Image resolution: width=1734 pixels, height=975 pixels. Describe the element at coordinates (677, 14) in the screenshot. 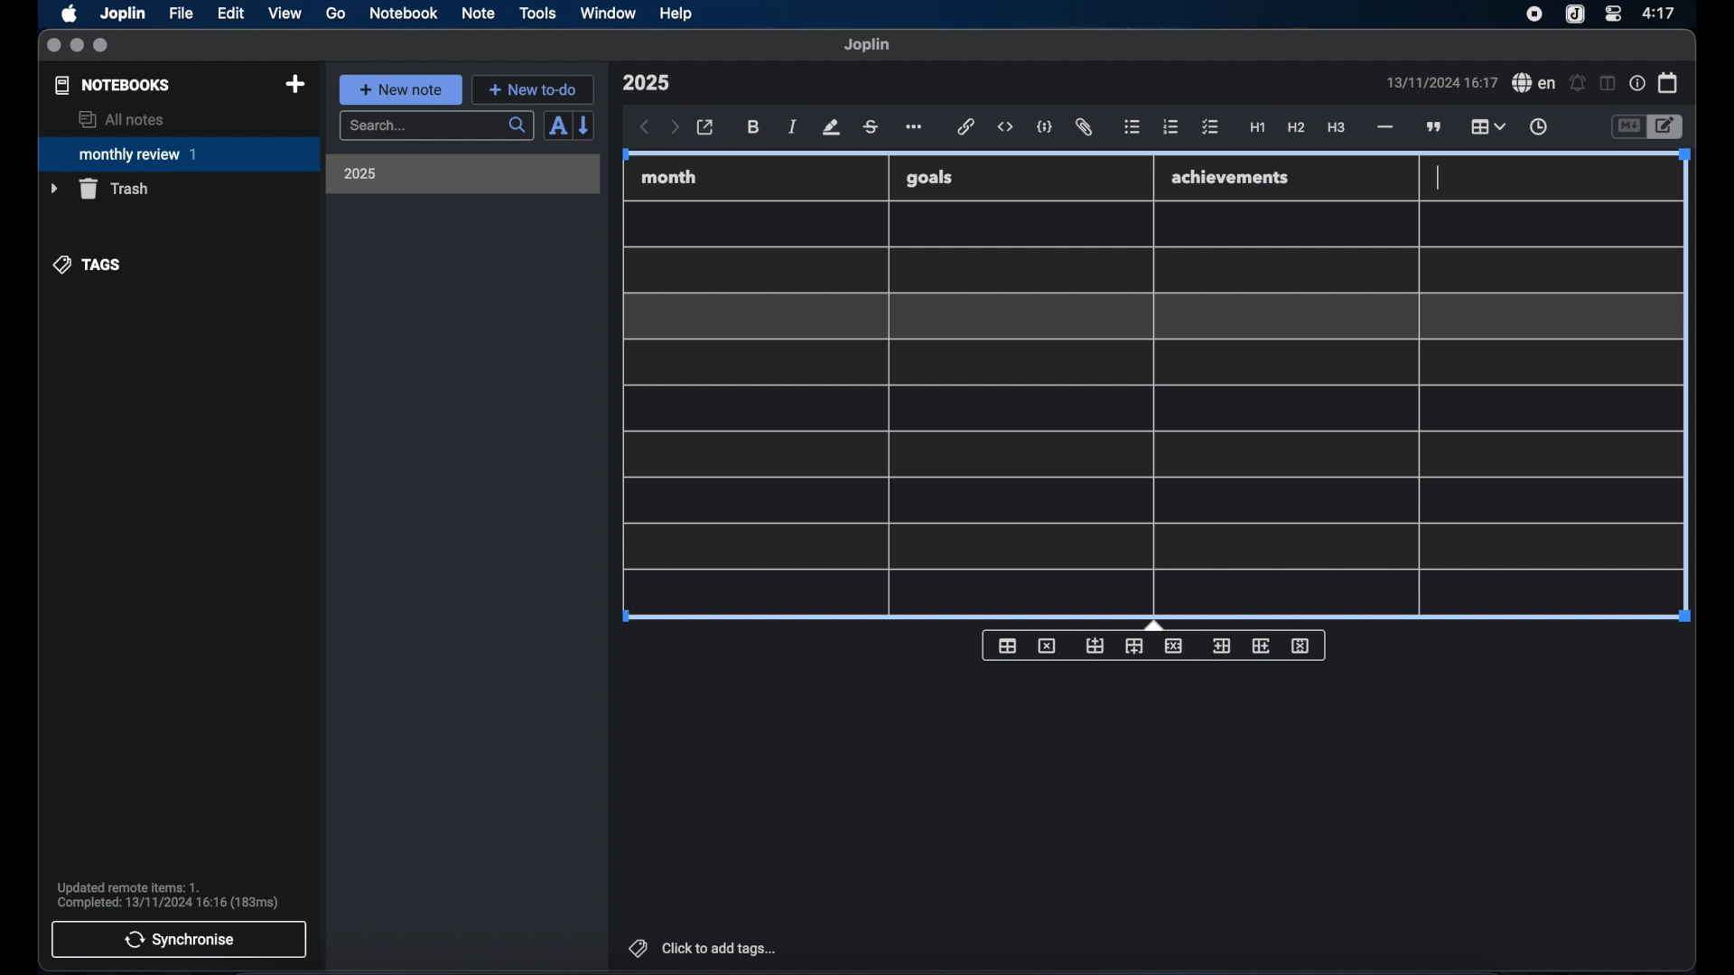

I see `help` at that location.